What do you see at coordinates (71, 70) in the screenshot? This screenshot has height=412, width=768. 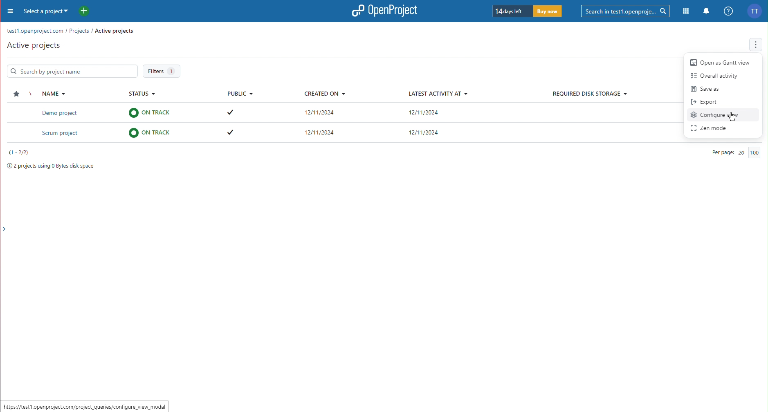 I see `Search Bar` at bounding box center [71, 70].